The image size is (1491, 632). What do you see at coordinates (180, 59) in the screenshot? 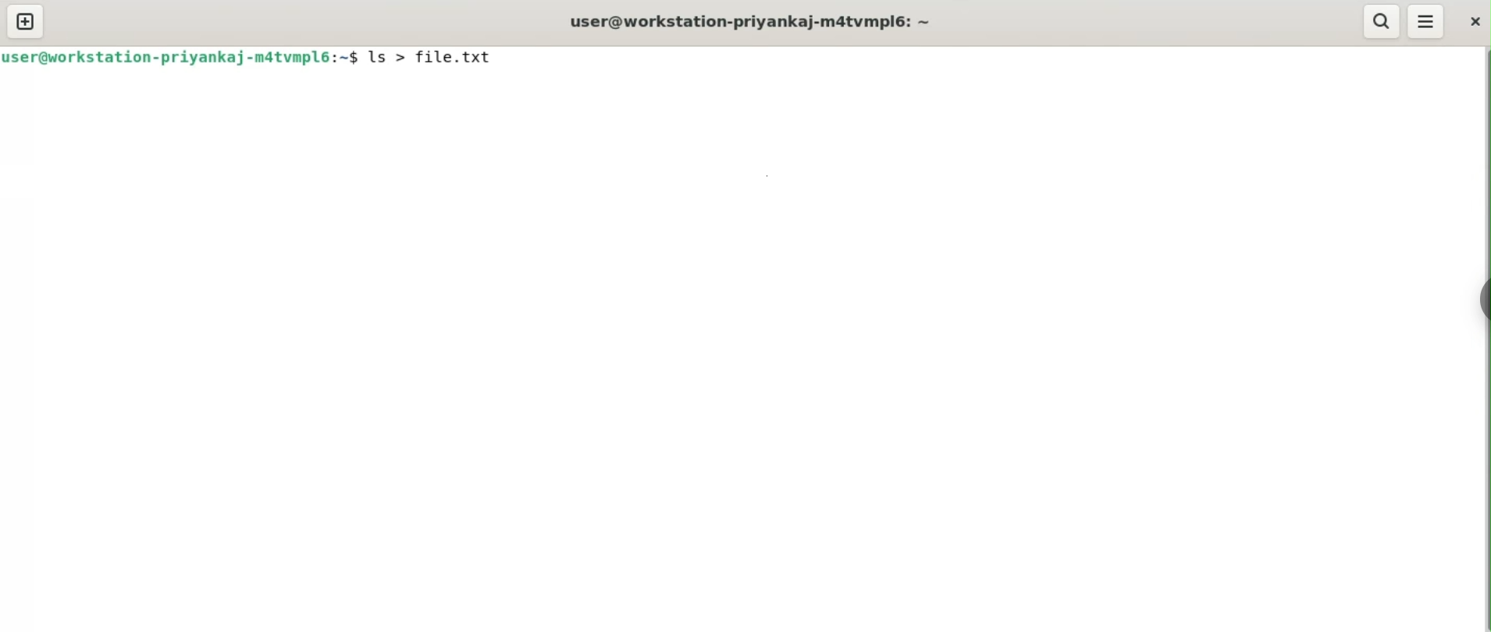
I see `user@workstation-priyankaj-m4tvmpl6: ~$` at bounding box center [180, 59].